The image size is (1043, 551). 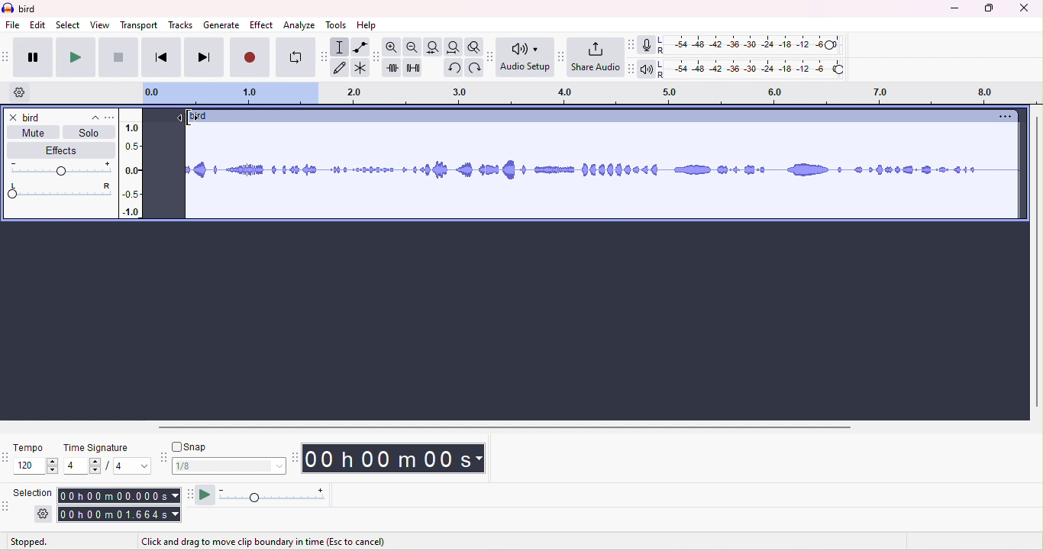 I want to click on pan, so click(x=60, y=191).